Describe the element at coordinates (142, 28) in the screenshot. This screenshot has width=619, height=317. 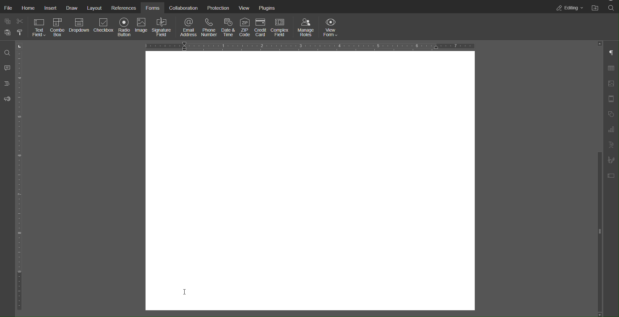
I see `Image` at that location.